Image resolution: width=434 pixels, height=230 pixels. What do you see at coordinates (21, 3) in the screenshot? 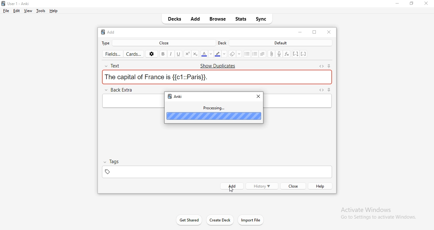
I see `Anki` at bounding box center [21, 3].